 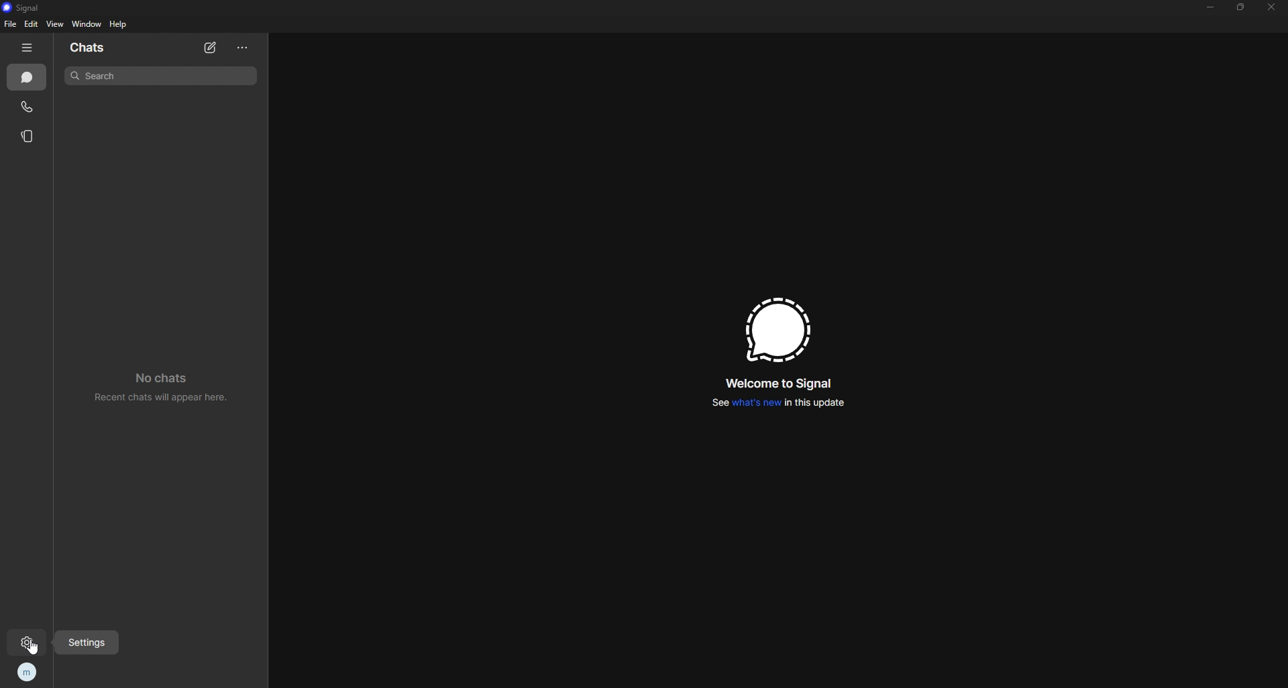 I want to click on stories, so click(x=29, y=137).